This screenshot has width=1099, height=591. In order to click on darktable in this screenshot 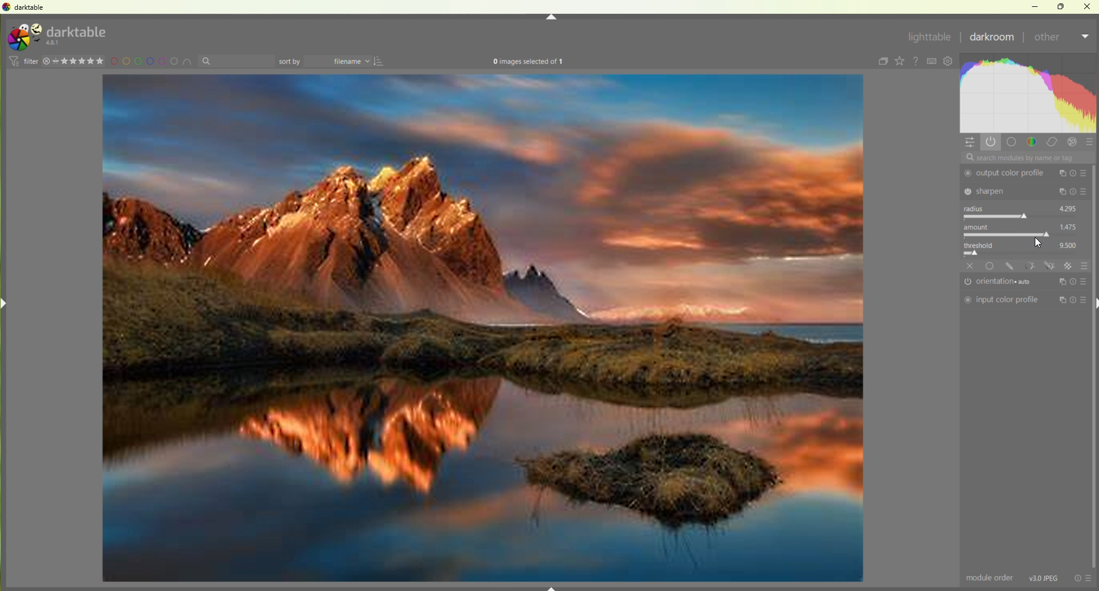, I will do `click(78, 30)`.